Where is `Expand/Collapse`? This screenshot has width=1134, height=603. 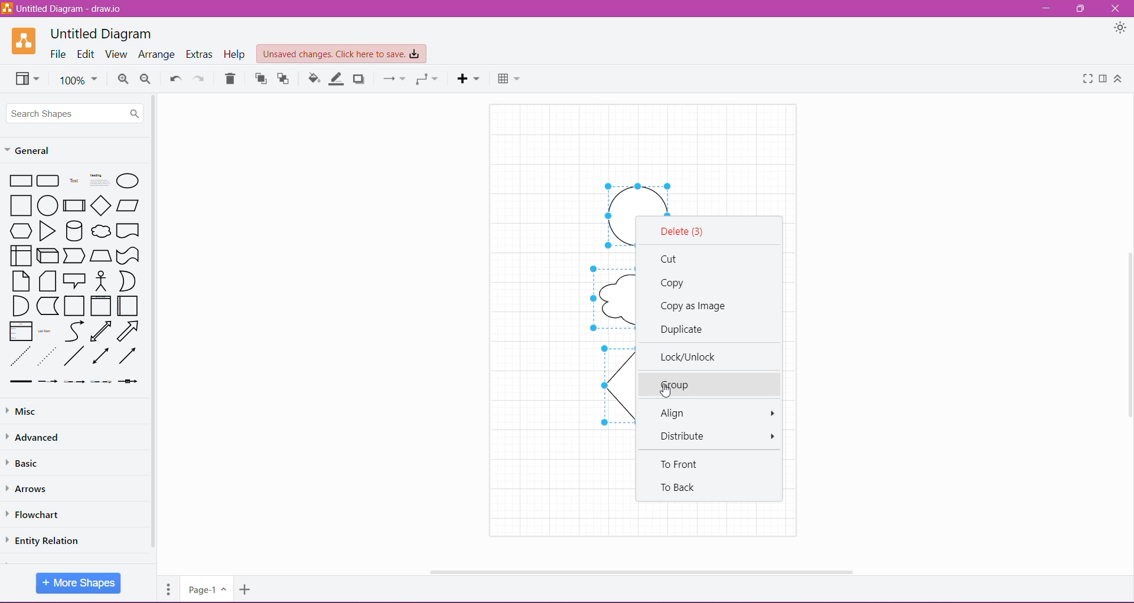
Expand/Collapse is located at coordinates (1118, 79).